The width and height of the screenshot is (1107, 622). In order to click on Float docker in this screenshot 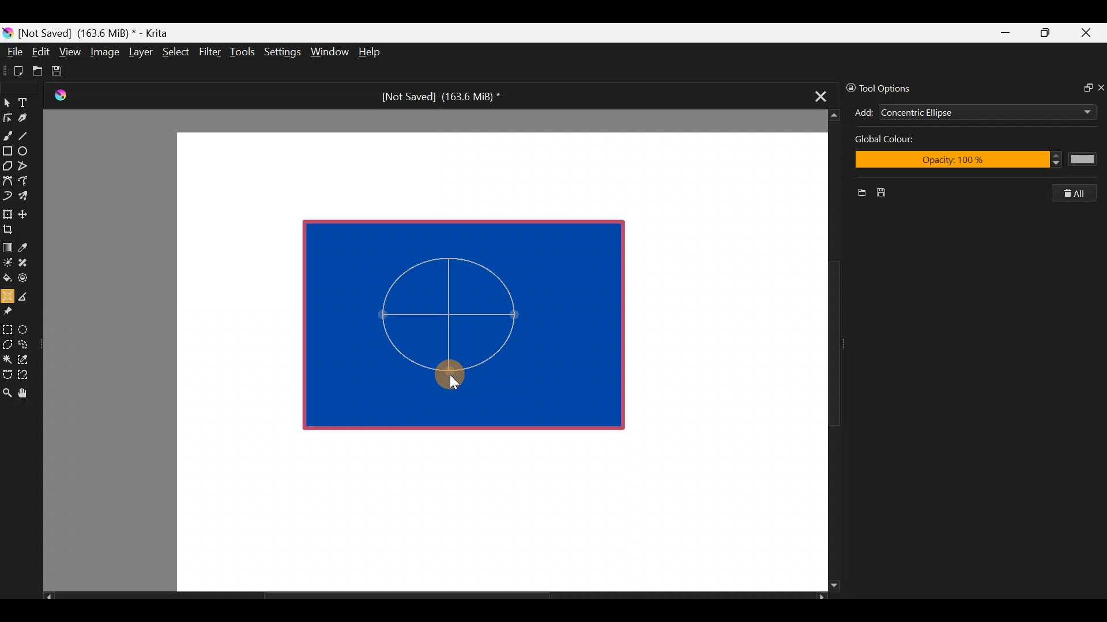, I will do `click(1083, 86)`.